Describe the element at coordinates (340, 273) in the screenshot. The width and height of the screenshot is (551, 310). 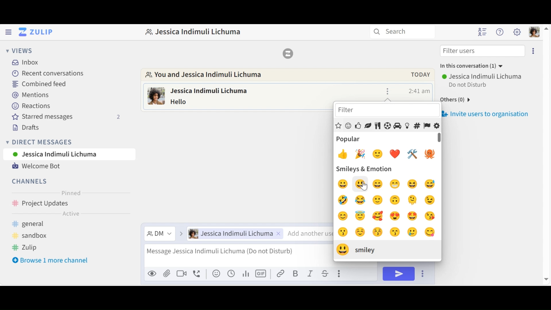
I see `Compose actions` at that location.